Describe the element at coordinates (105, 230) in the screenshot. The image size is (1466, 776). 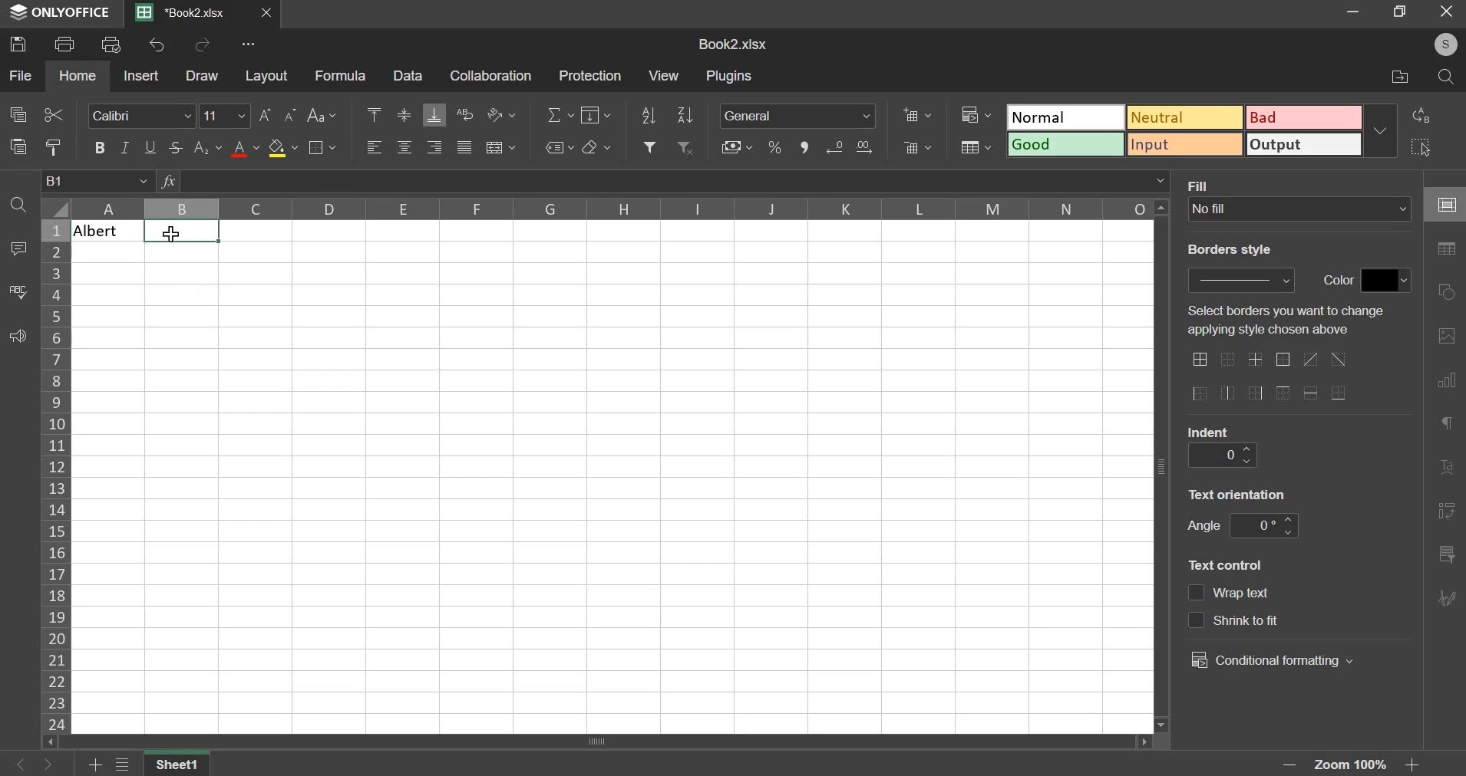
I see `Text` at that location.